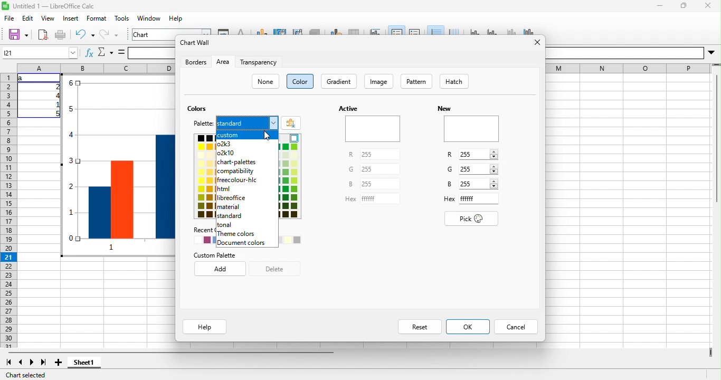  What do you see at coordinates (248, 242) in the screenshot?
I see `document colors` at bounding box center [248, 242].